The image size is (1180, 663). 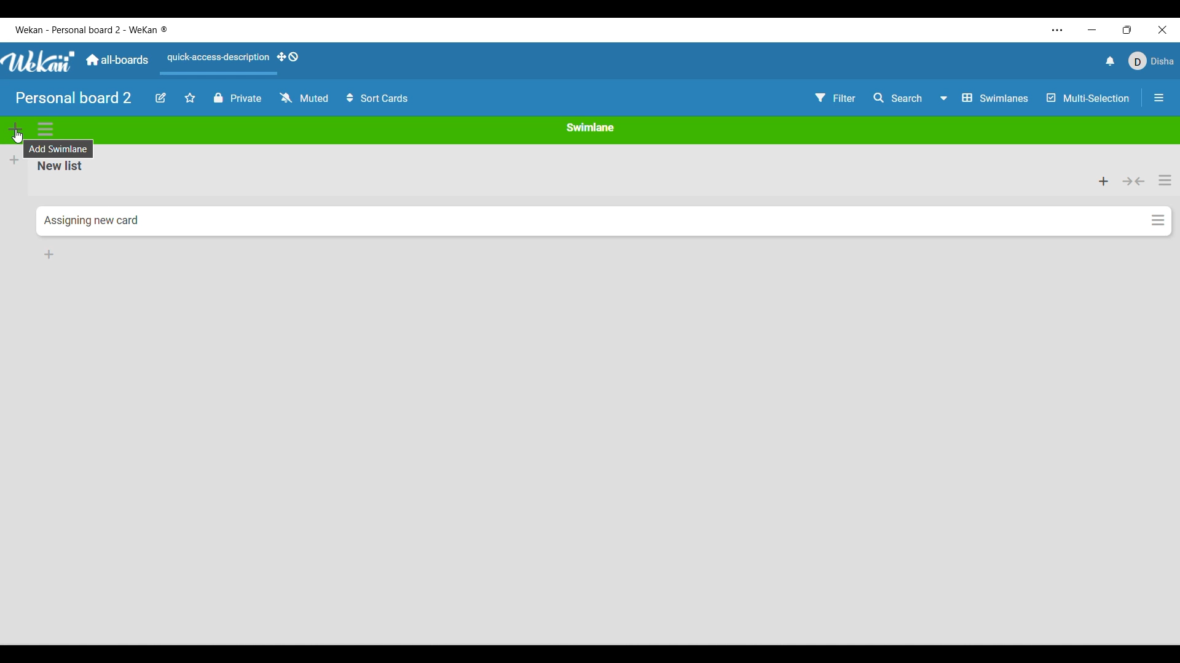 What do you see at coordinates (1158, 220) in the screenshot?
I see `Card options` at bounding box center [1158, 220].